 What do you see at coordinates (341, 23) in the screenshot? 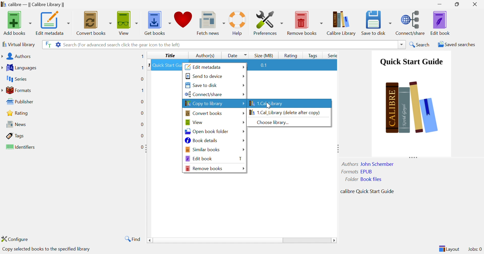
I see `Calibre Library` at bounding box center [341, 23].